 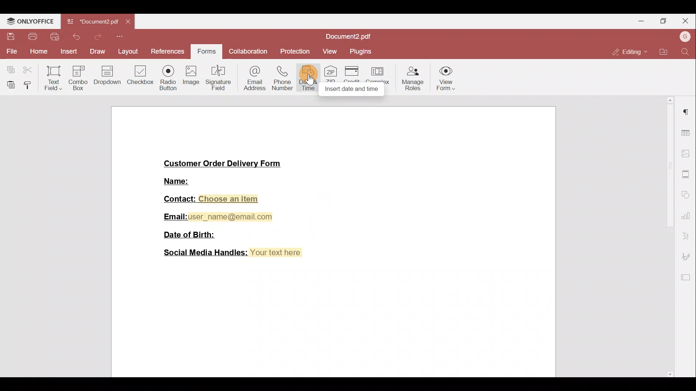 I want to click on Quick print, so click(x=54, y=36).